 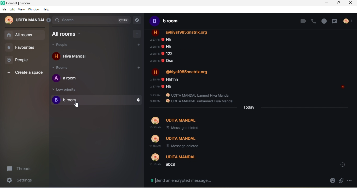 I want to click on body text, so click(x=250, y=99).